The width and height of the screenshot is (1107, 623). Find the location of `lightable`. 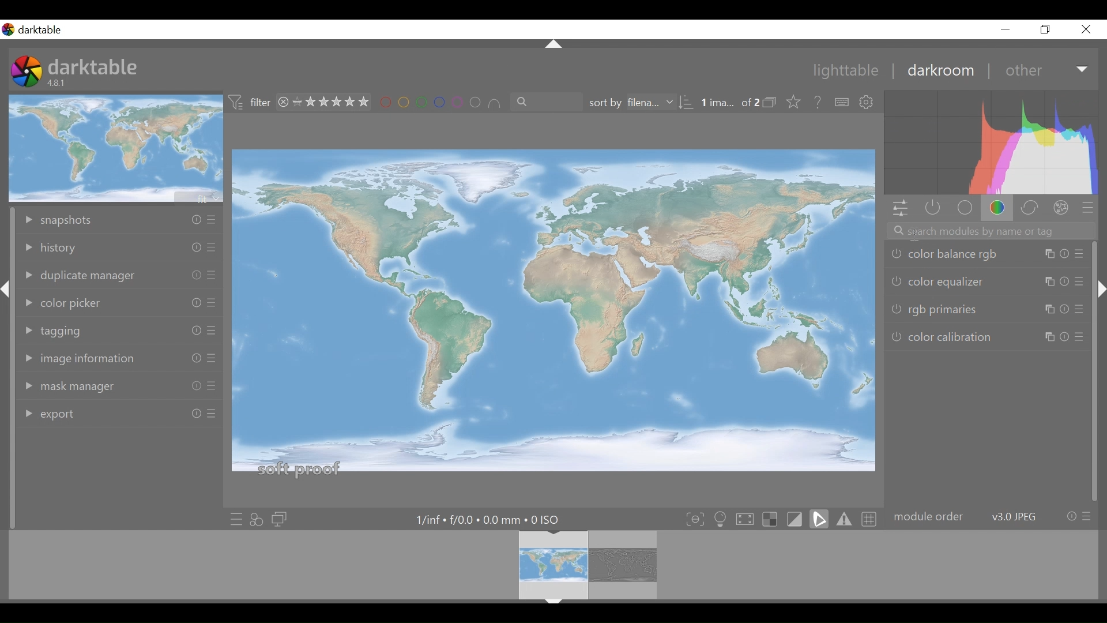

lightable is located at coordinates (846, 71).